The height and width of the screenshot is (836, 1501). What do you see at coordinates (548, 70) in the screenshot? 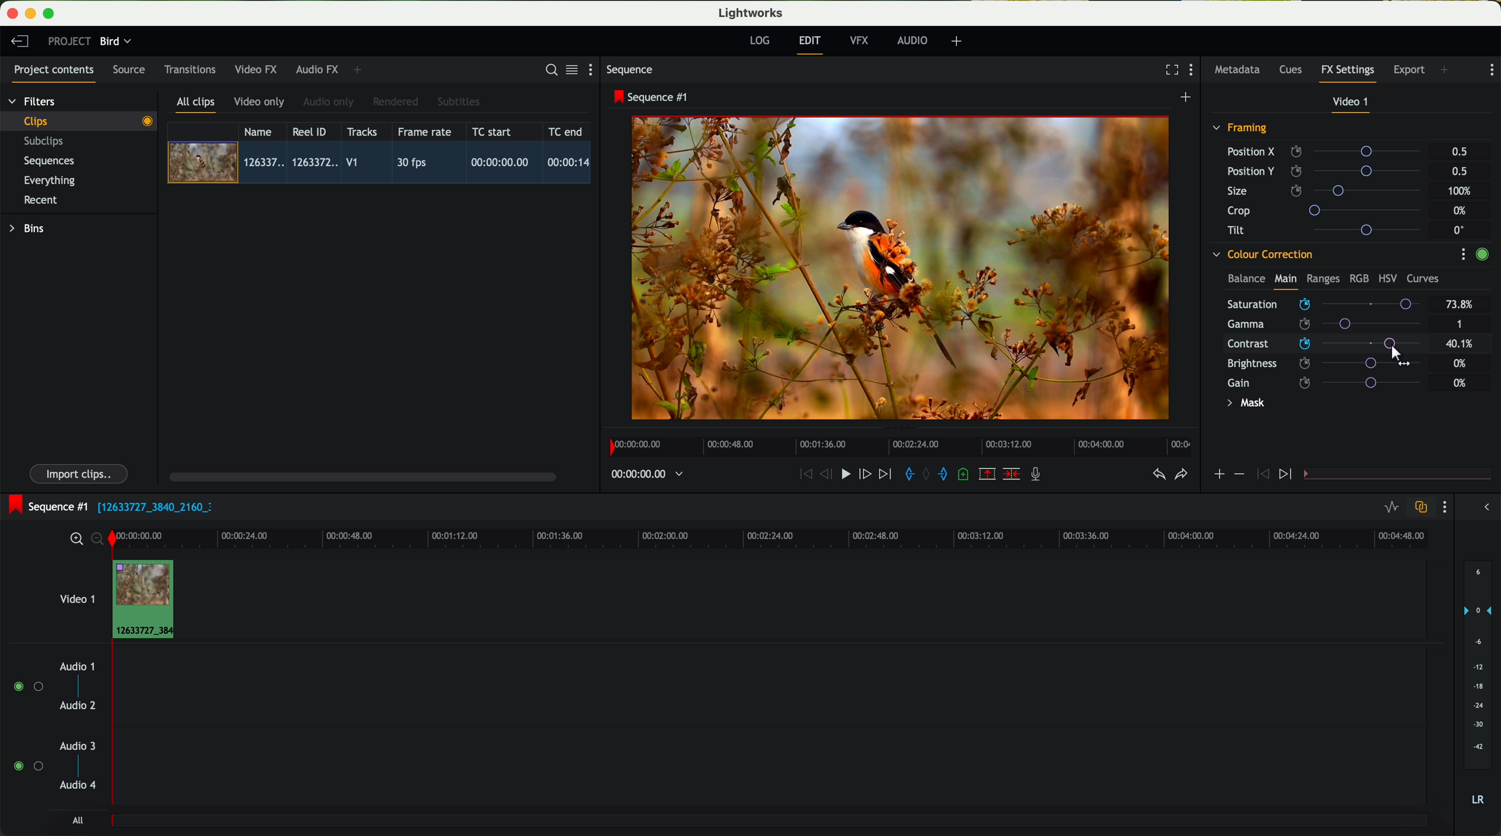
I see `search for assets or bins` at bounding box center [548, 70].